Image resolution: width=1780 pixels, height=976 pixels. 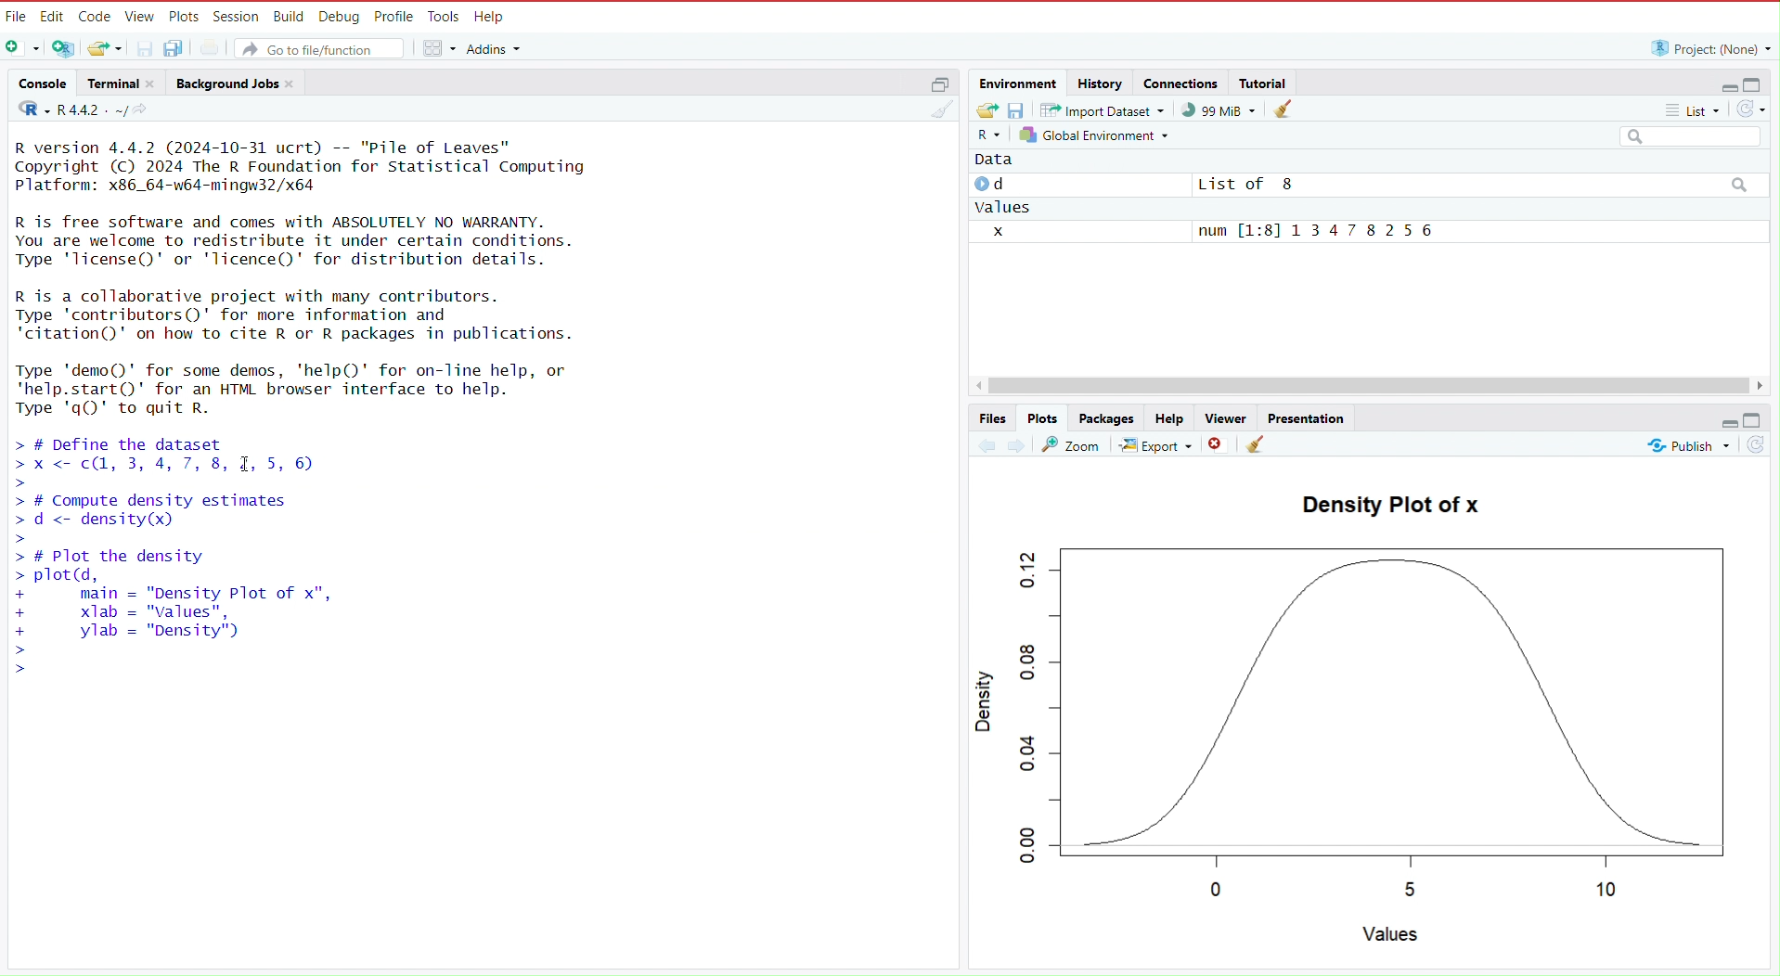 What do you see at coordinates (979, 697) in the screenshot?
I see `density` at bounding box center [979, 697].